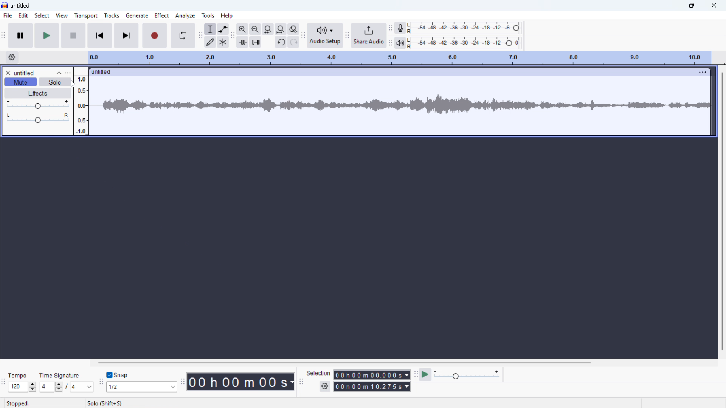  What do you see at coordinates (21, 82) in the screenshot?
I see `mute enabled` at bounding box center [21, 82].